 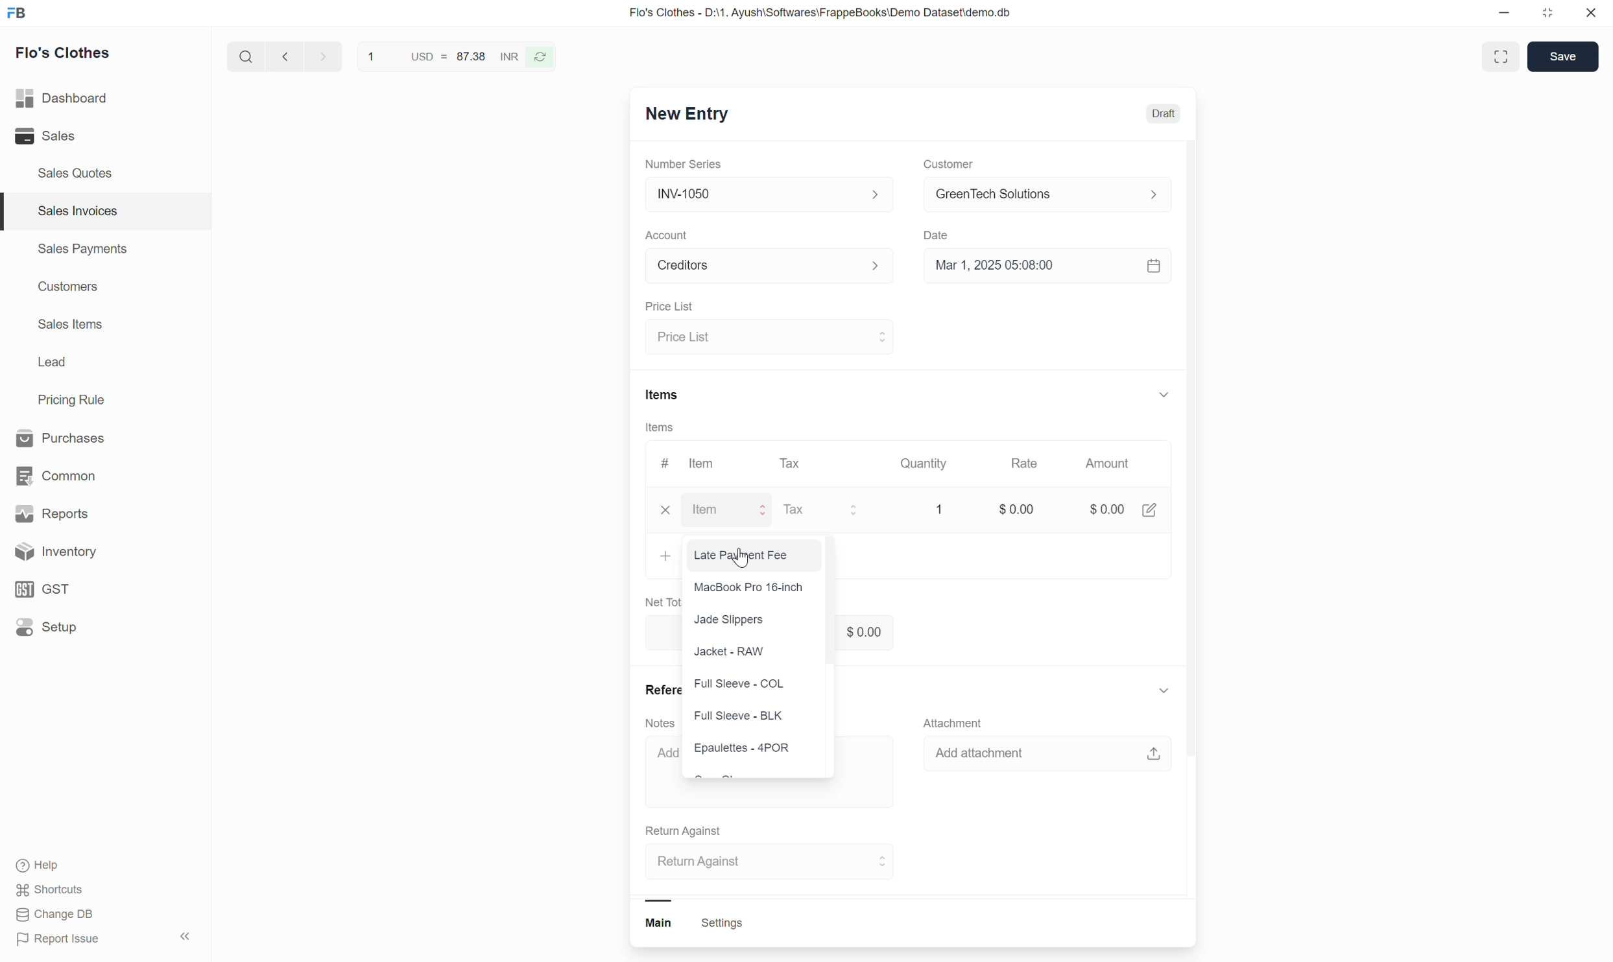 I want to click on Report Issue , so click(x=69, y=941).